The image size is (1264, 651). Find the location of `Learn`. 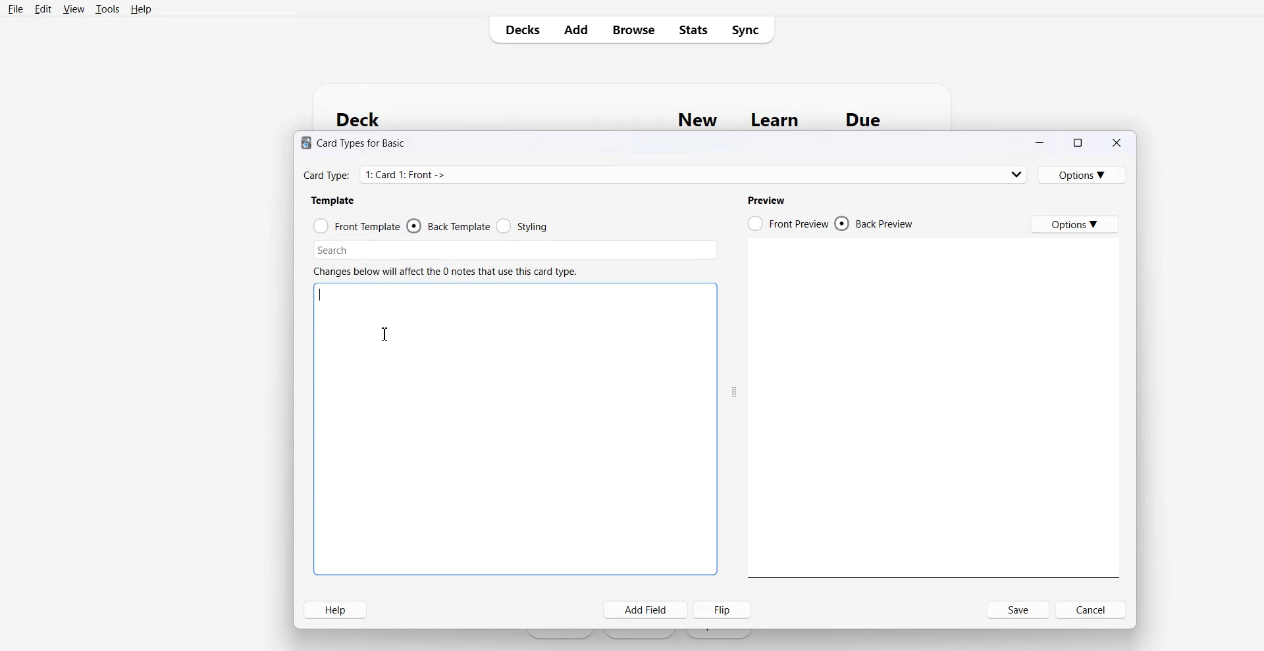

Learn is located at coordinates (777, 120).